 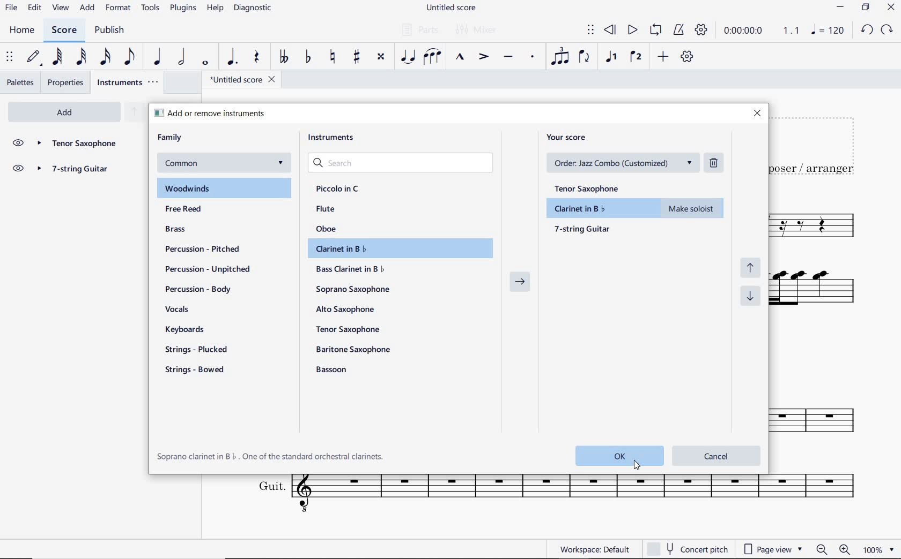 What do you see at coordinates (348, 309) in the screenshot?
I see `alto saxophone` at bounding box center [348, 309].